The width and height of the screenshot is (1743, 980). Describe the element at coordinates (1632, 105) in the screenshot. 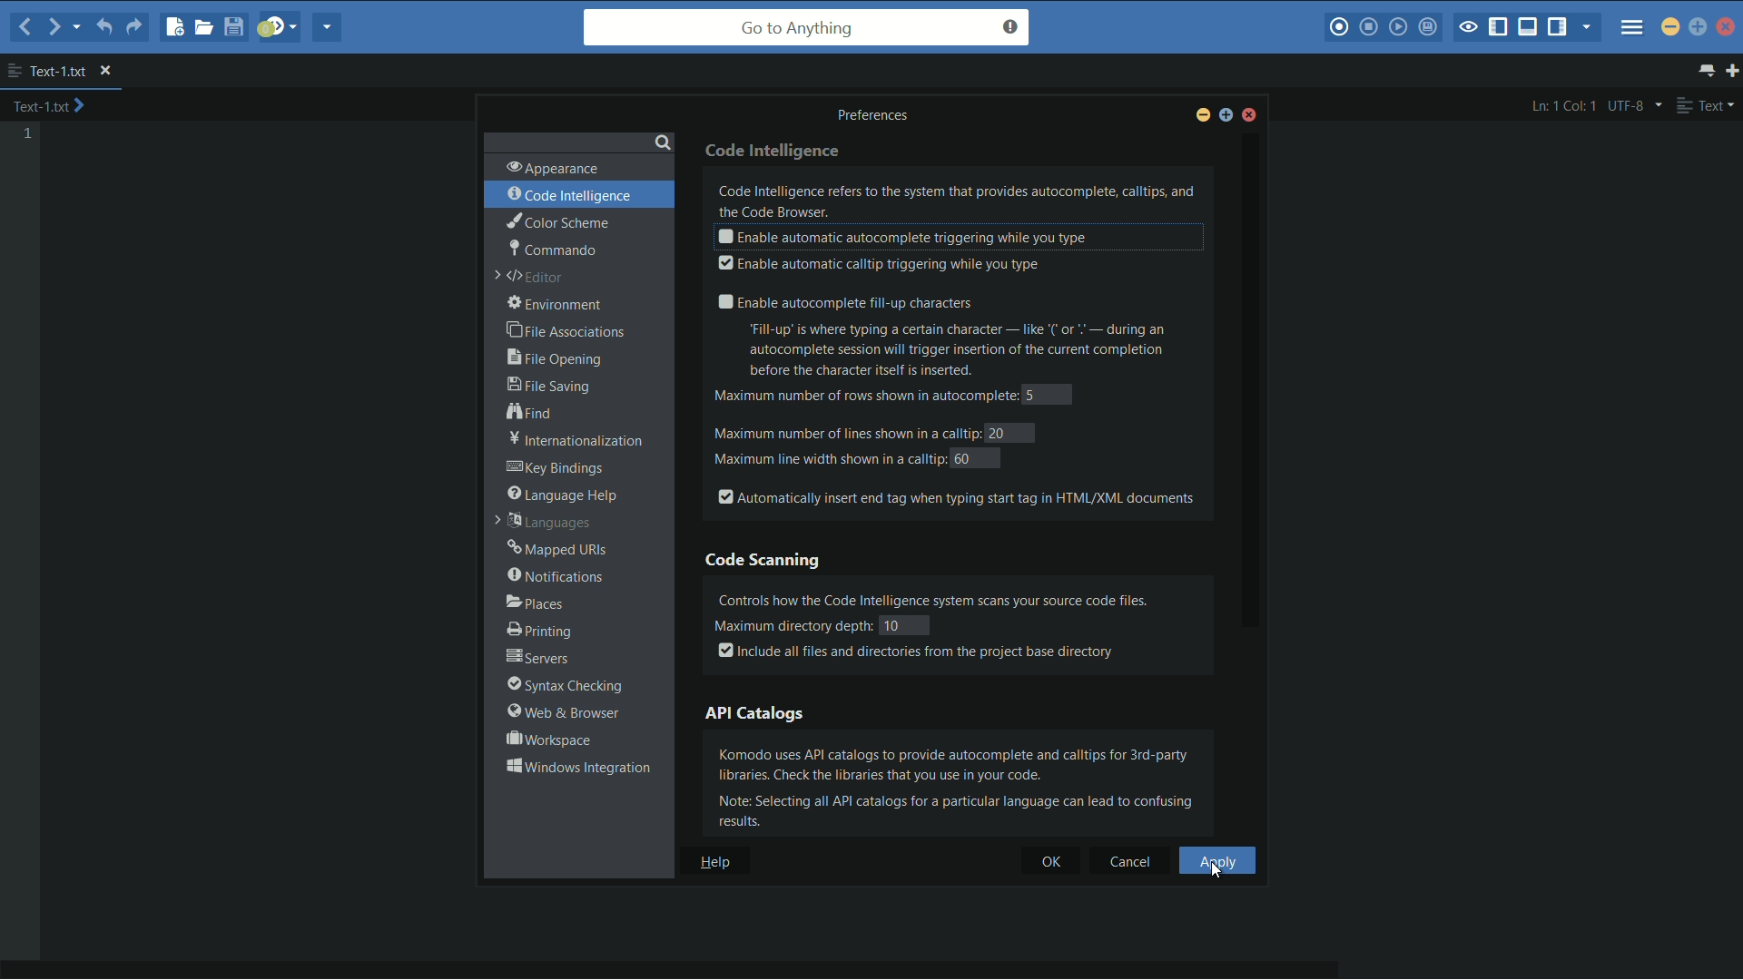

I see `UTF-8` at that location.